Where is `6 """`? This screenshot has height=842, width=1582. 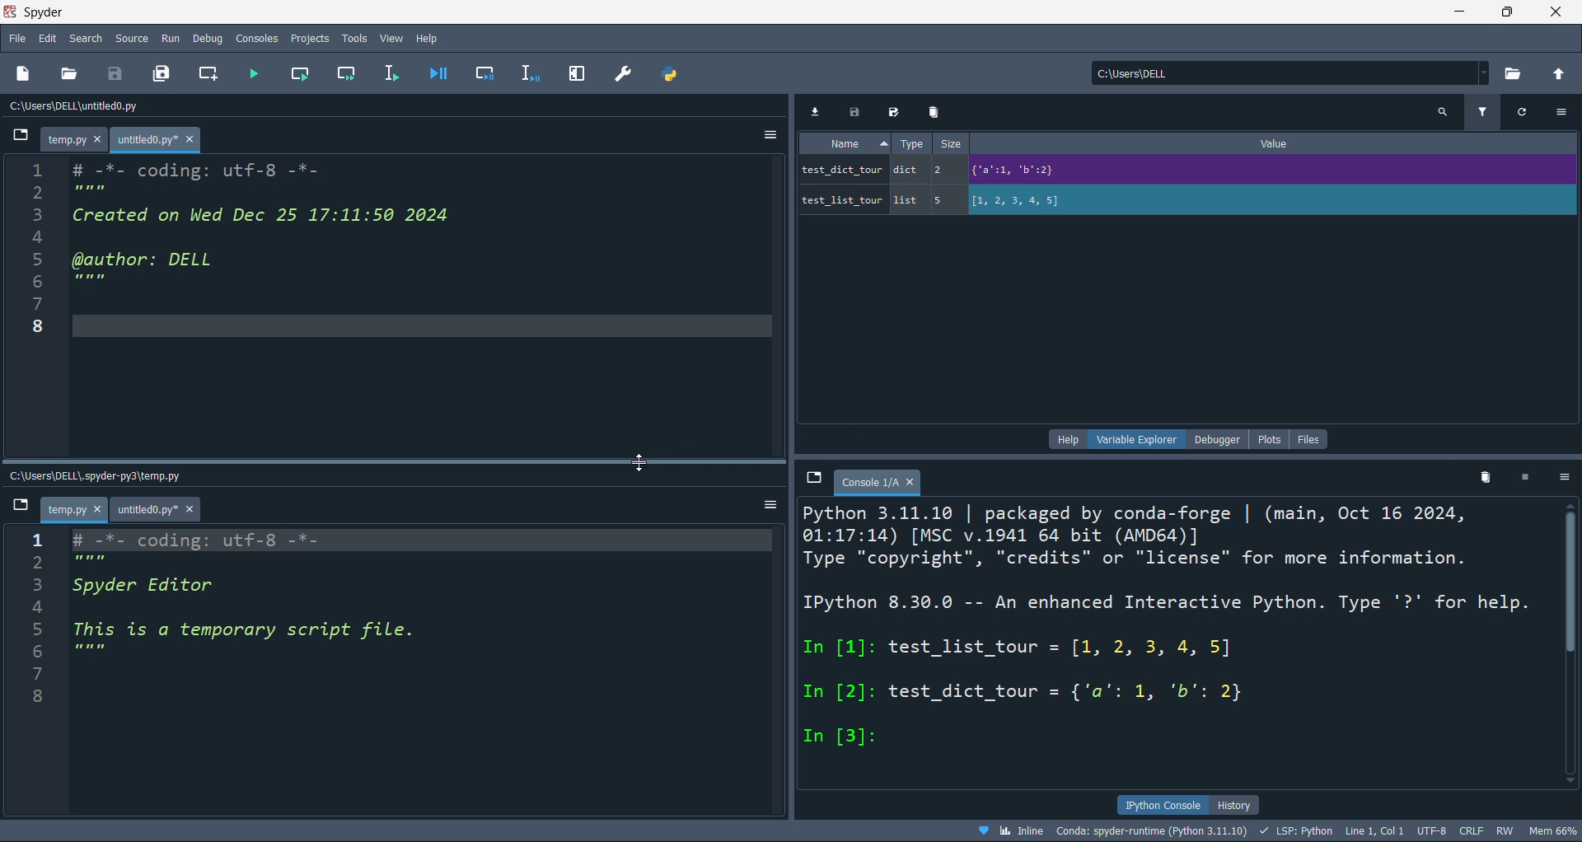
6 """ is located at coordinates (76, 649).